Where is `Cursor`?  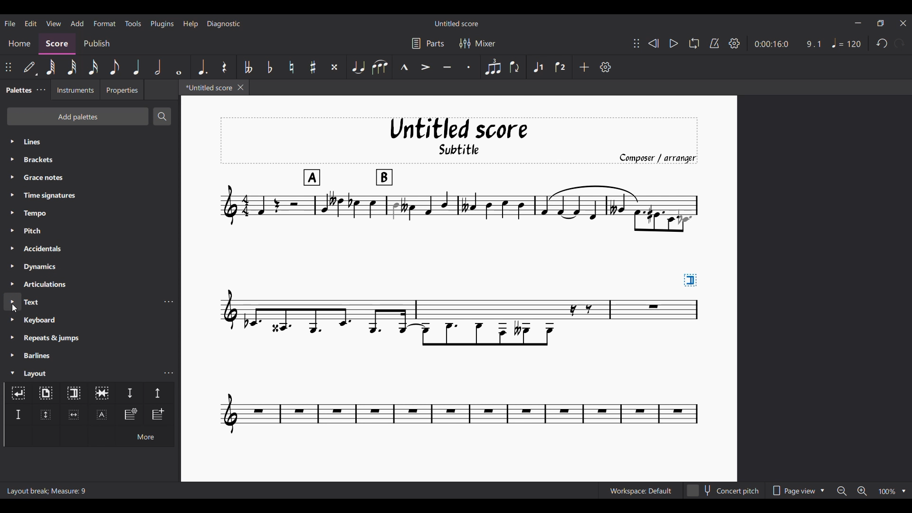 Cursor is located at coordinates (15, 308).